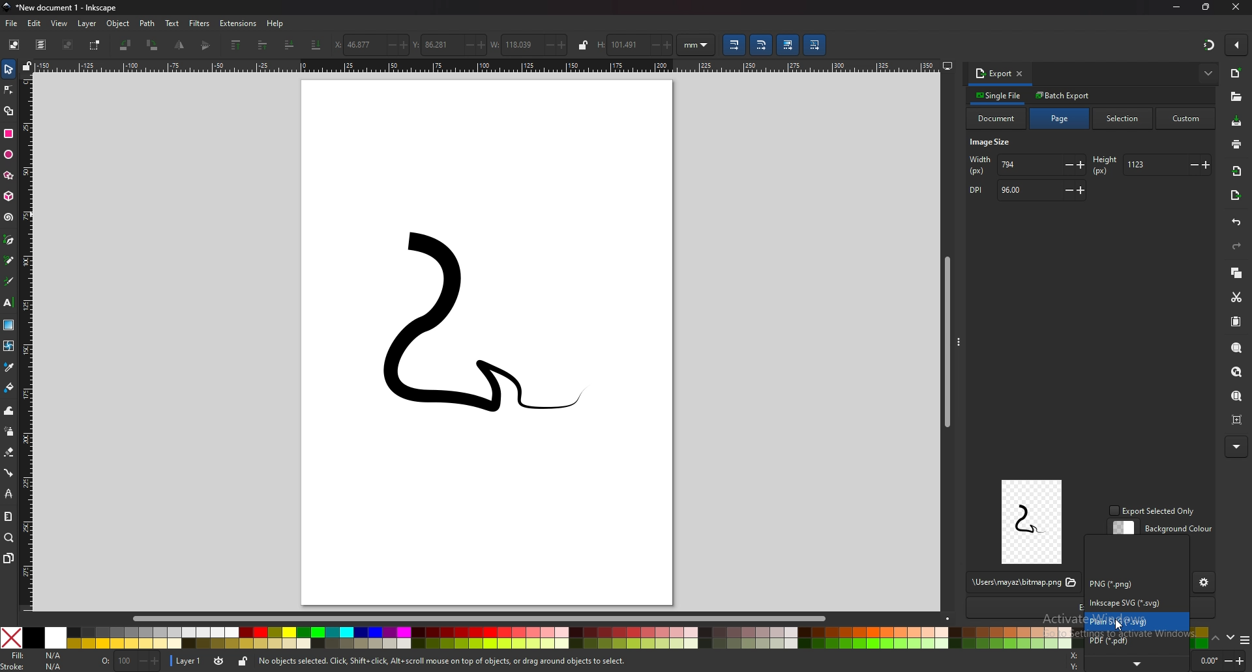  What do you see at coordinates (37, 655) in the screenshot?
I see `fill` at bounding box center [37, 655].